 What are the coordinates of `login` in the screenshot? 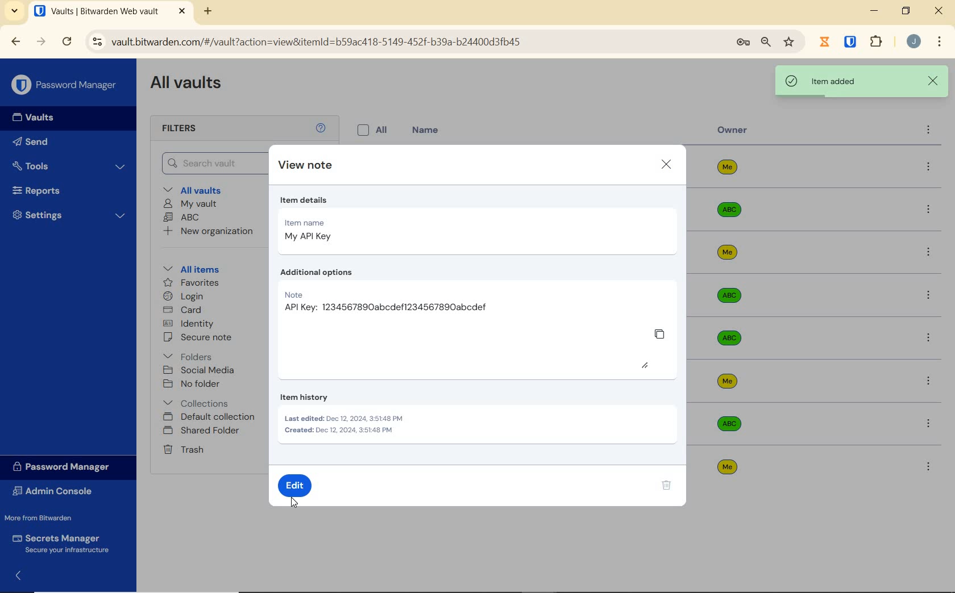 It's located at (186, 297).